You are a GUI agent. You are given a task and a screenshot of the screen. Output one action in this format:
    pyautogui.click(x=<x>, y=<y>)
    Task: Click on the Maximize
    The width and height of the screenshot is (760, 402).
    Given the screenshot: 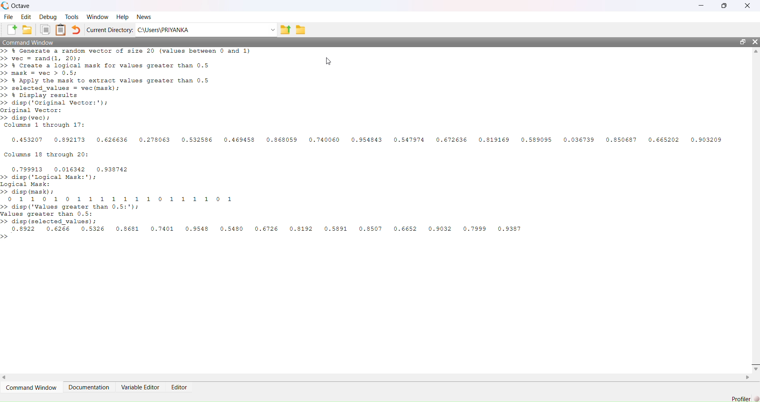 What is the action you would take?
    pyautogui.click(x=725, y=6)
    